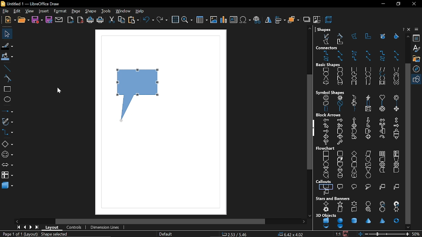 The height and width of the screenshot is (237, 422). What do you see at coordinates (408, 37) in the screenshot?
I see `move up` at bounding box center [408, 37].